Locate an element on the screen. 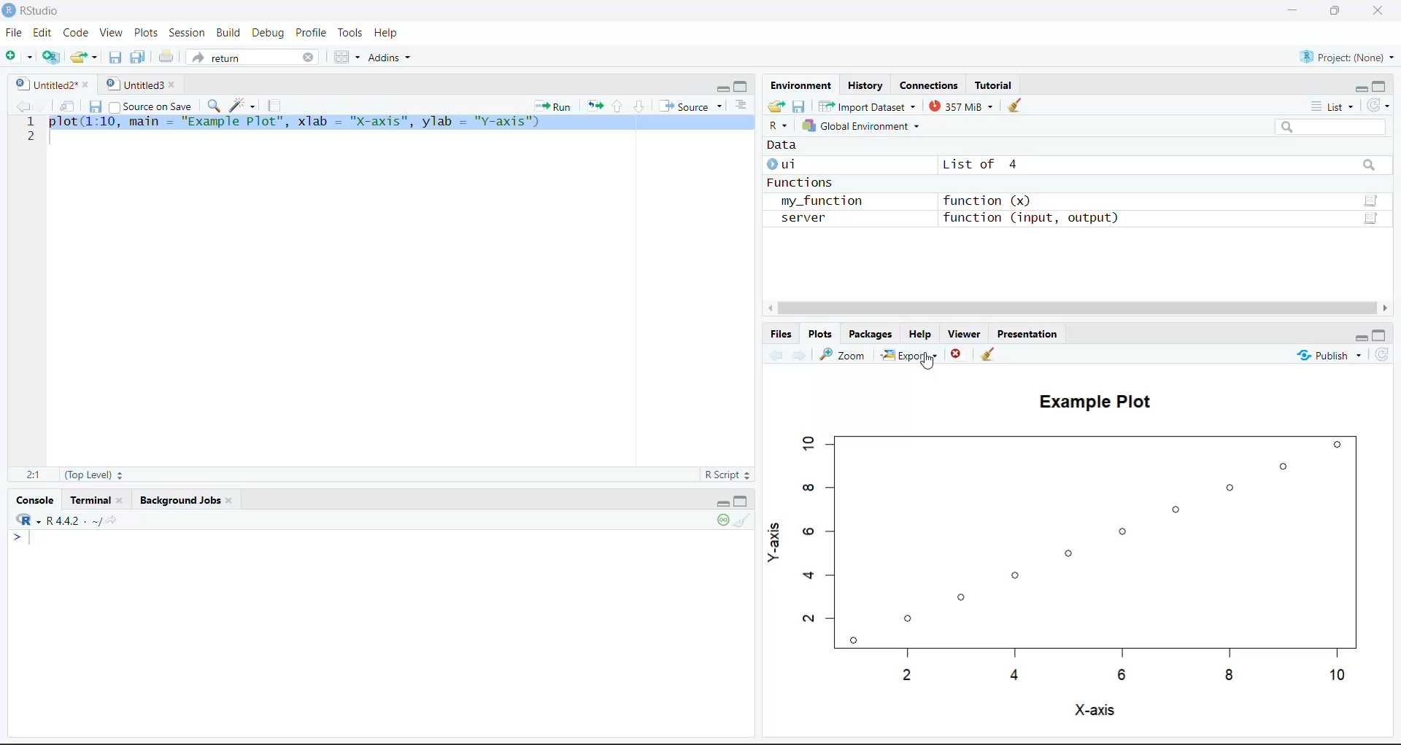 The height and width of the screenshot is (745, 1401). X-axis is located at coordinates (1094, 711).